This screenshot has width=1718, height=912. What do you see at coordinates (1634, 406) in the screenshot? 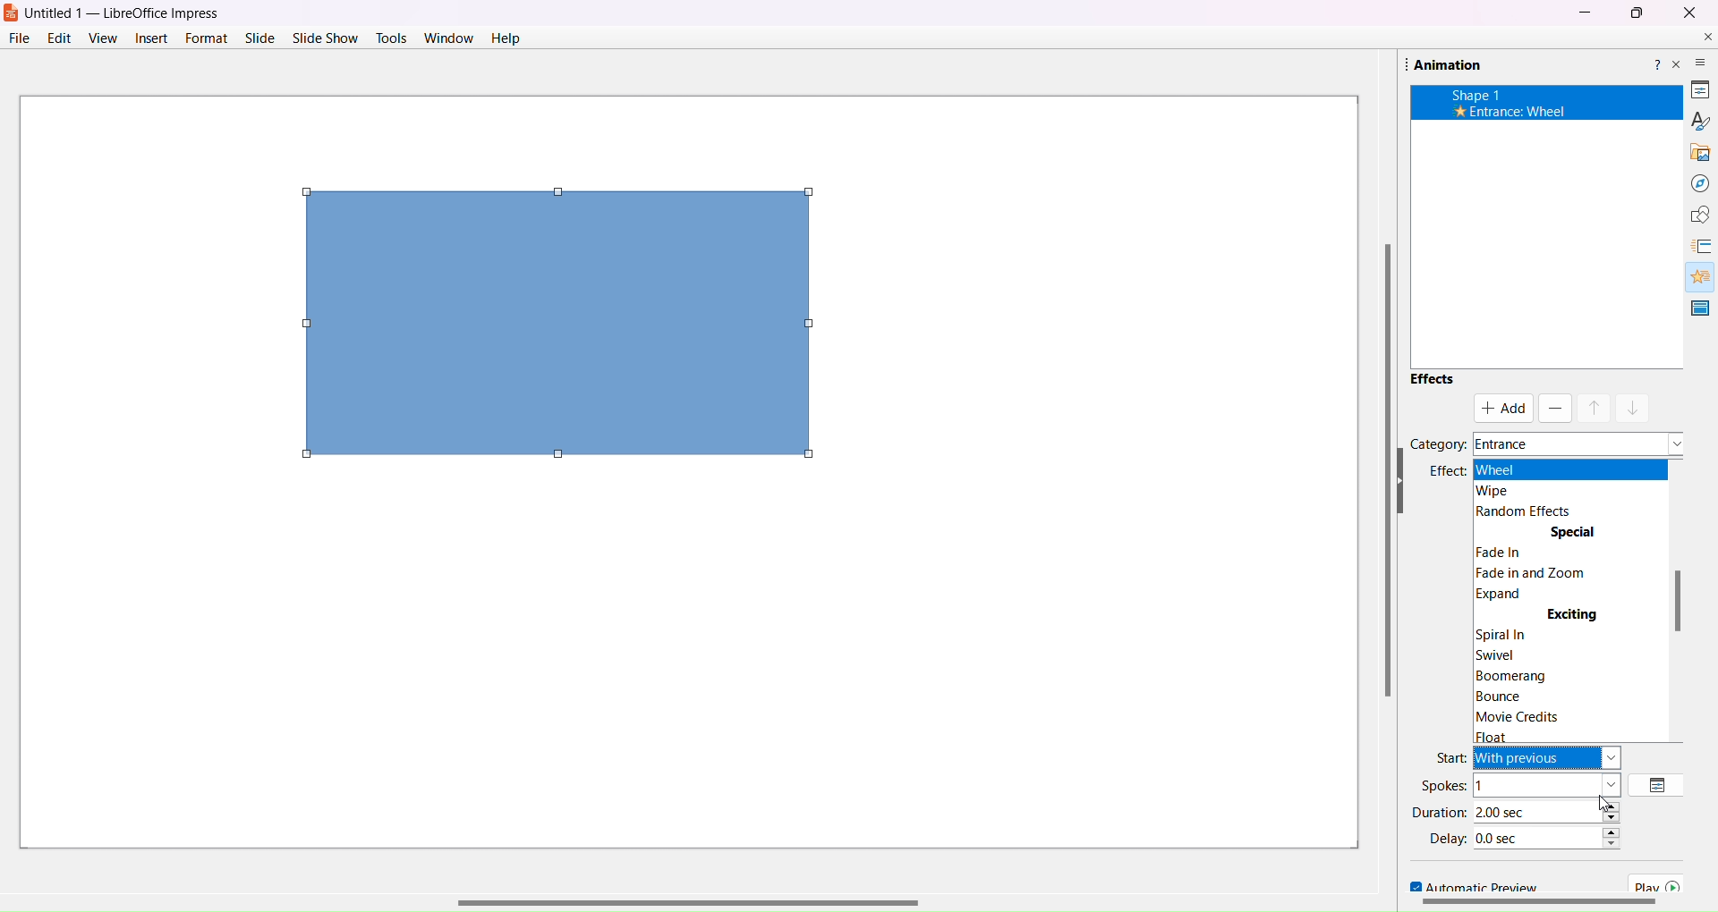
I see `move down` at bounding box center [1634, 406].